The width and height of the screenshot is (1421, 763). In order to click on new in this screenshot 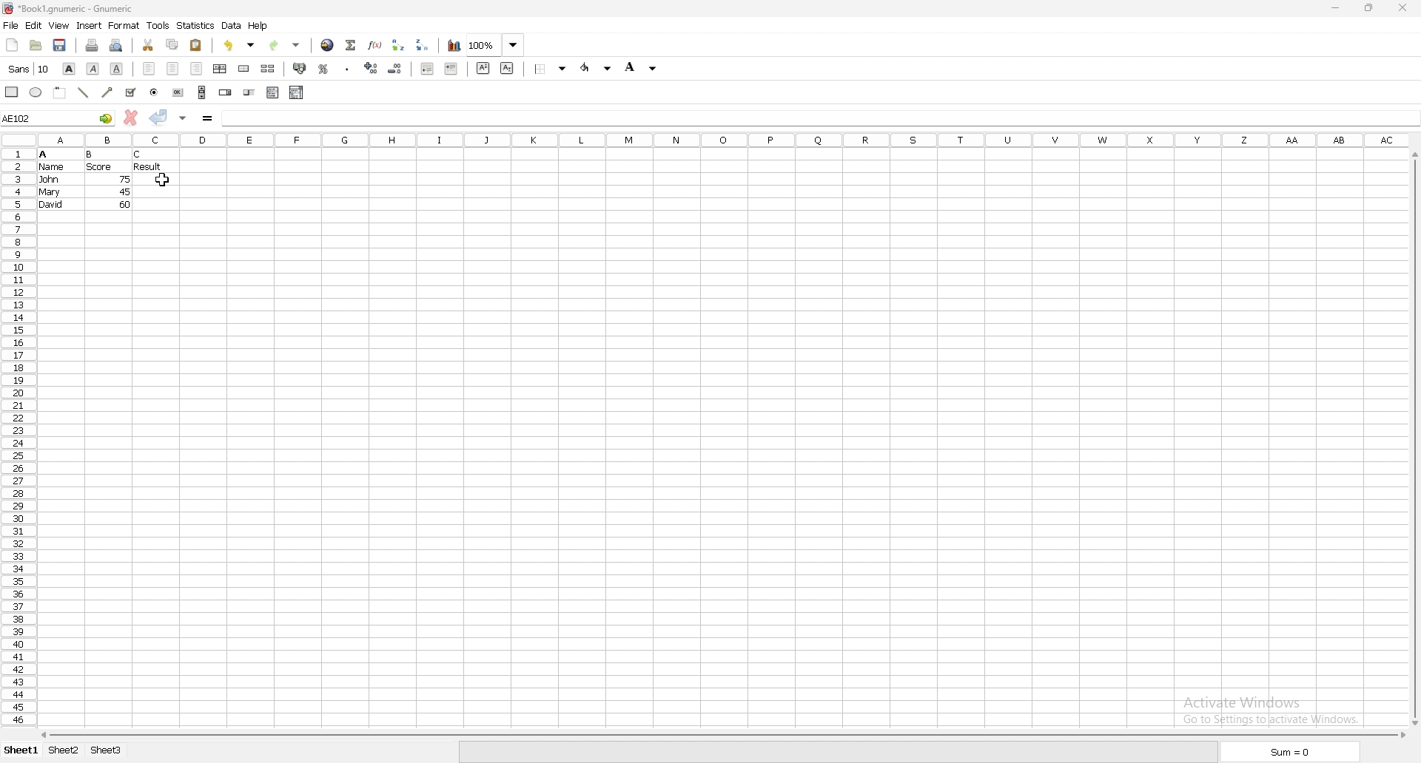, I will do `click(12, 45)`.